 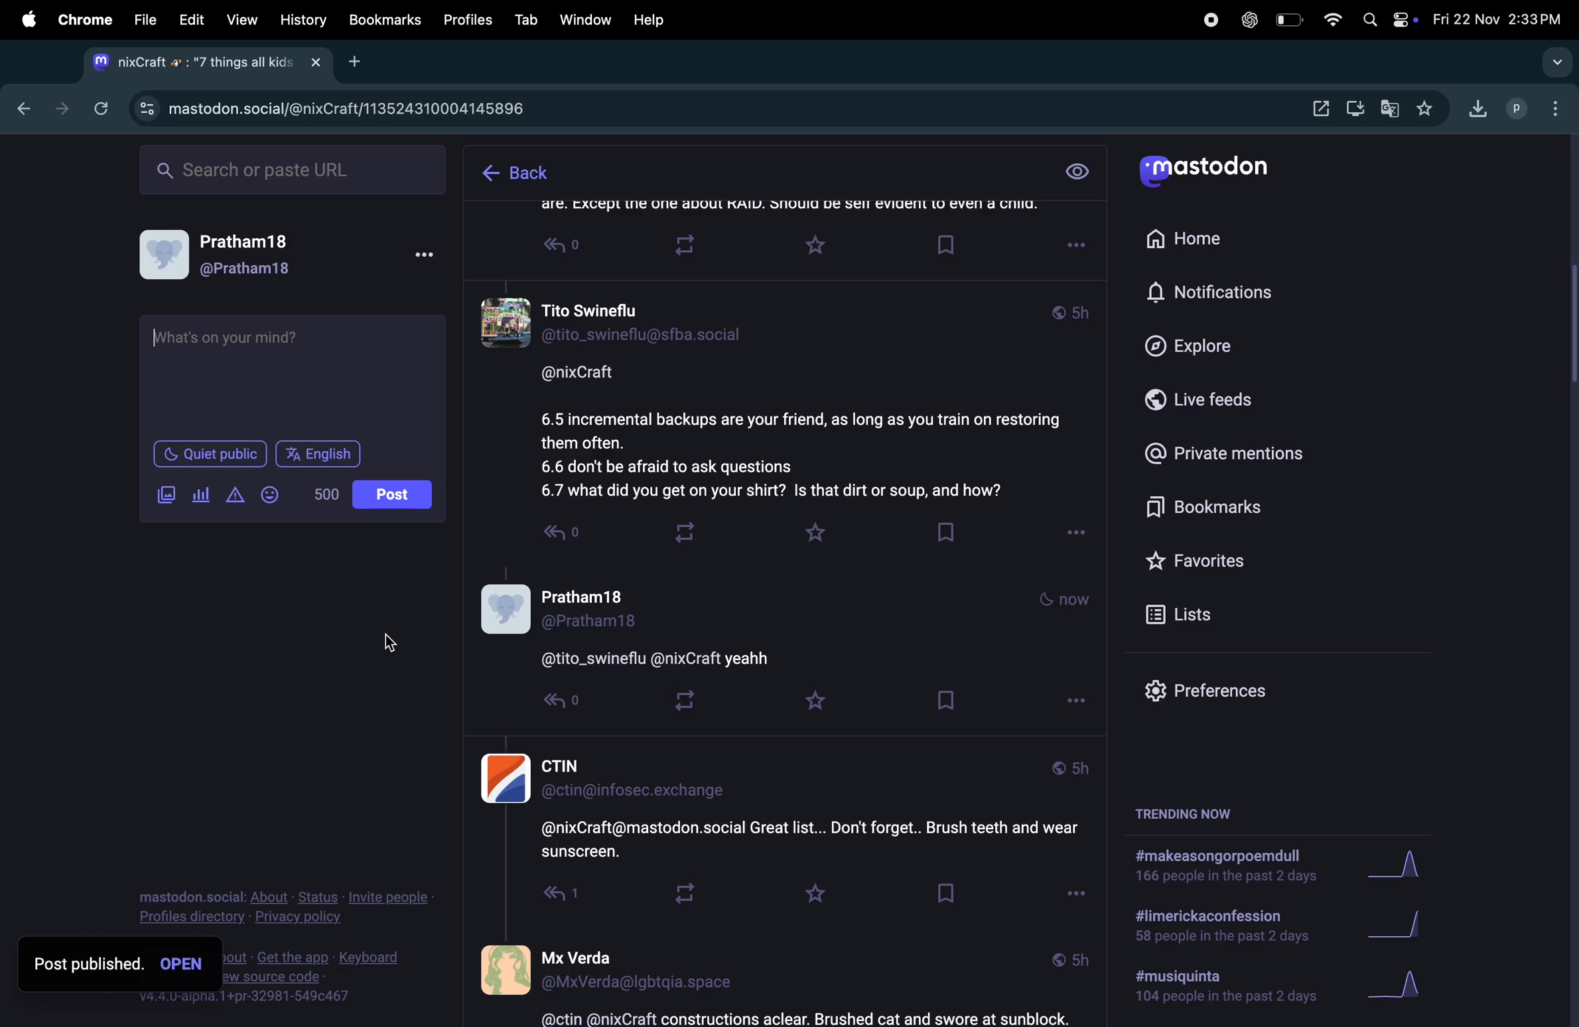 I want to click on notifications, so click(x=1215, y=294).